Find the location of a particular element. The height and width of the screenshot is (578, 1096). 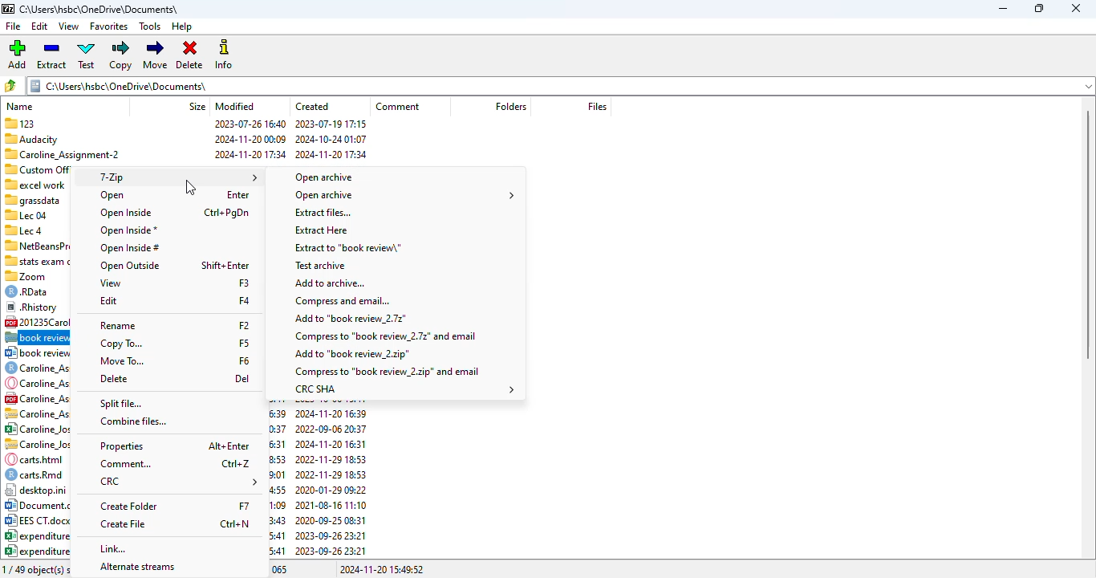

065 is located at coordinates (282, 570).